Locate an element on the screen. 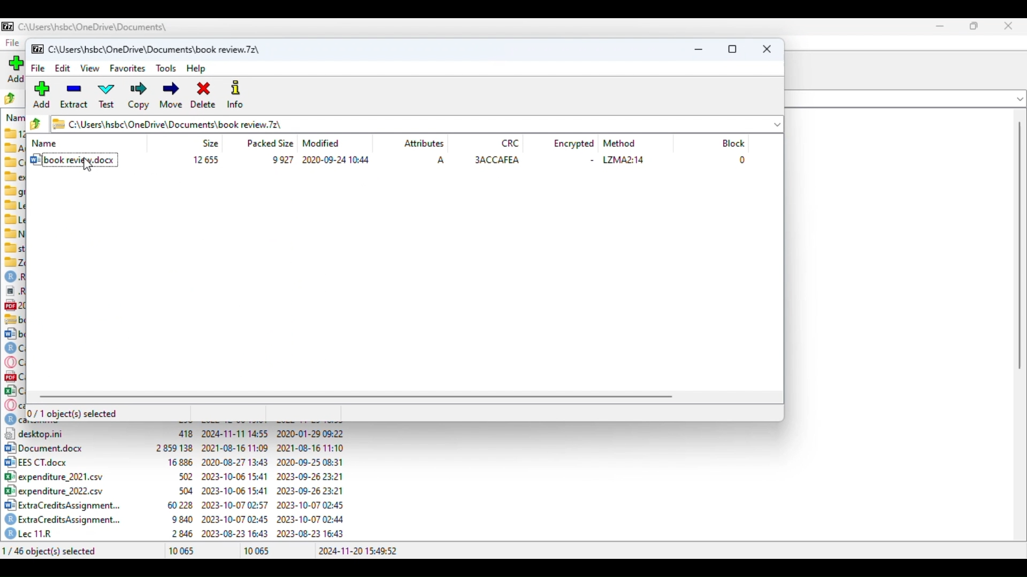 The width and height of the screenshot is (1027, 577). cursor is located at coordinates (89, 166).